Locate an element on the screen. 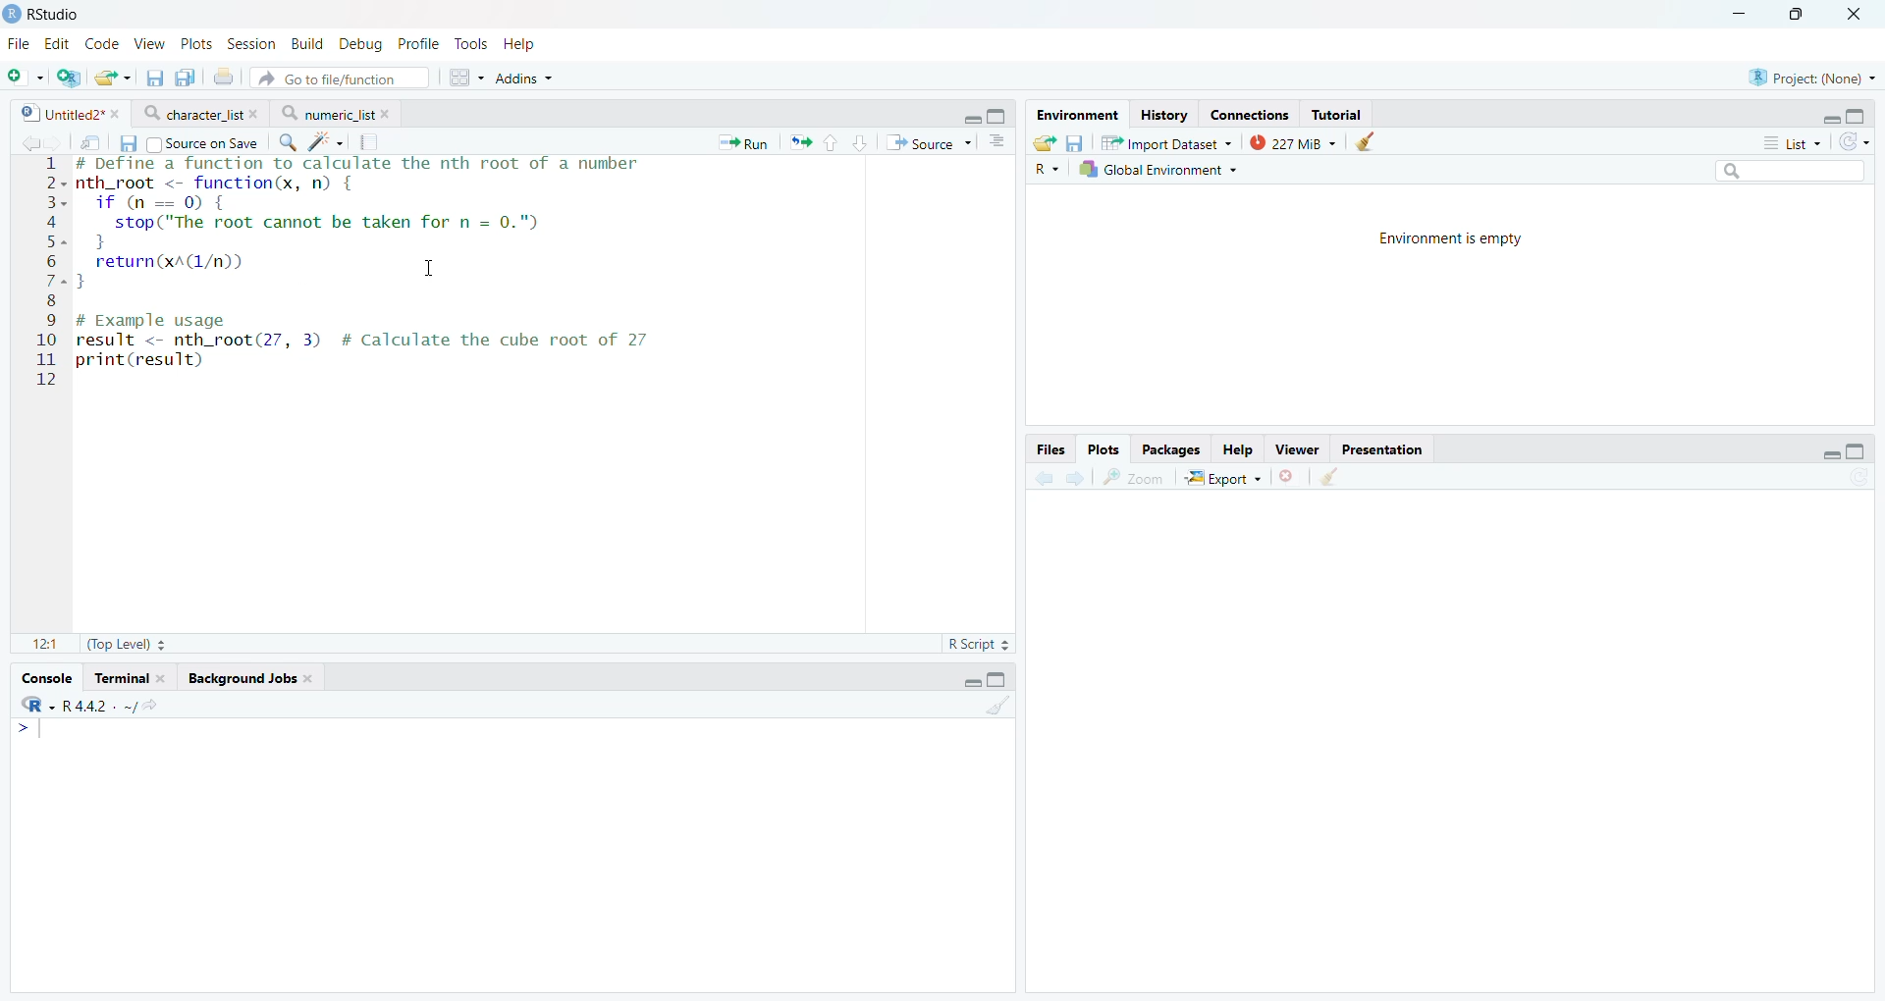 This screenshot has height=1001, width=1885. Environment is located at coordinates (1076, 115).